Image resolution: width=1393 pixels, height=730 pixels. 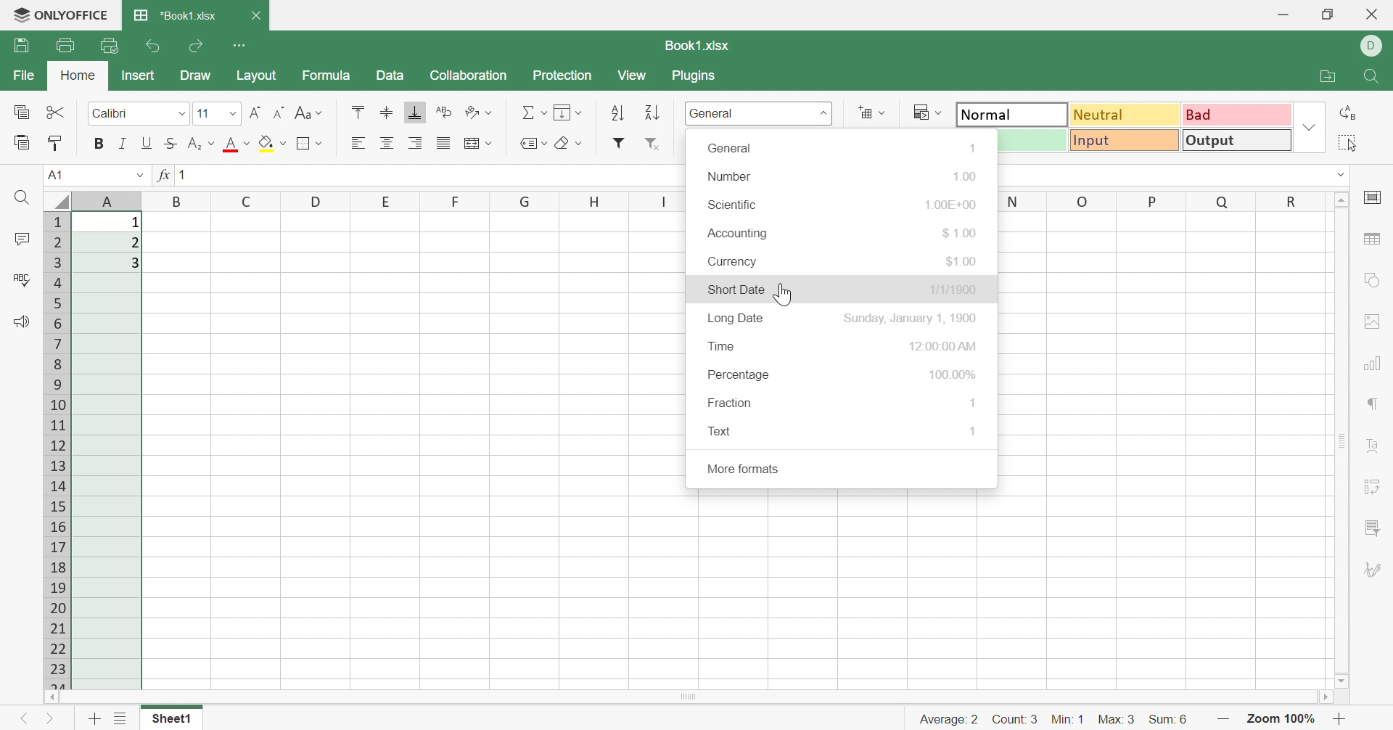 What do you see at coordinates (147, 144) in the screenshot?
I see `Underline` at bounding box center [147, 144].